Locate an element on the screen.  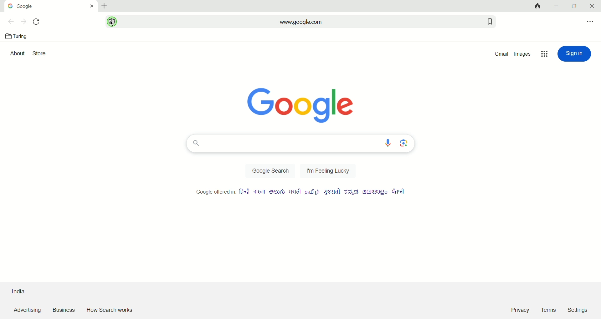
language 1 is located at coordinates (245, 191).